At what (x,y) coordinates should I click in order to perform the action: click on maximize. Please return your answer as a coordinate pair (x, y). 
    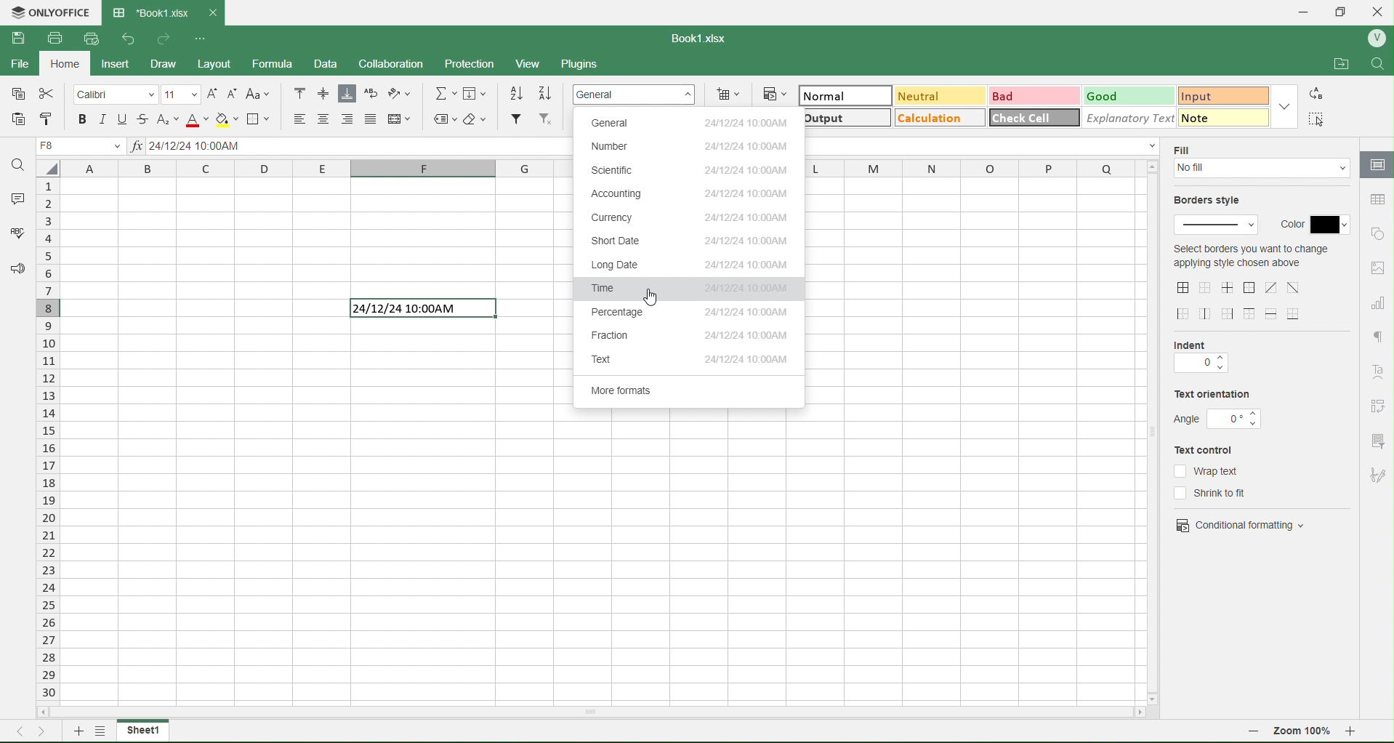
    Looking at the image, I should click on (1346, 10).